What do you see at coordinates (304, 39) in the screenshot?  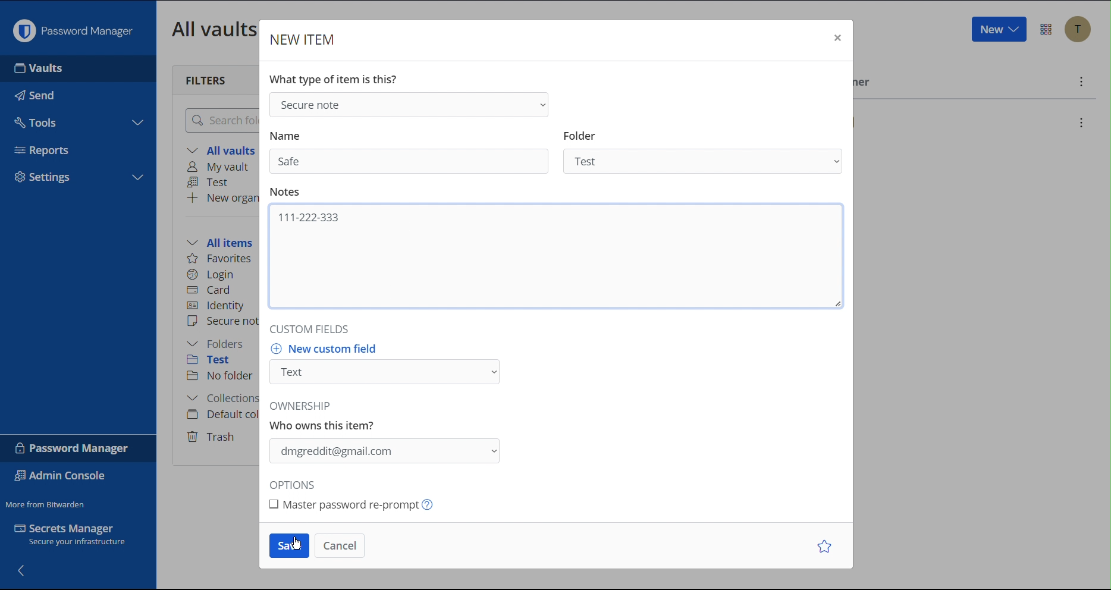 I see `New Item` at bounding box center [304, 39].